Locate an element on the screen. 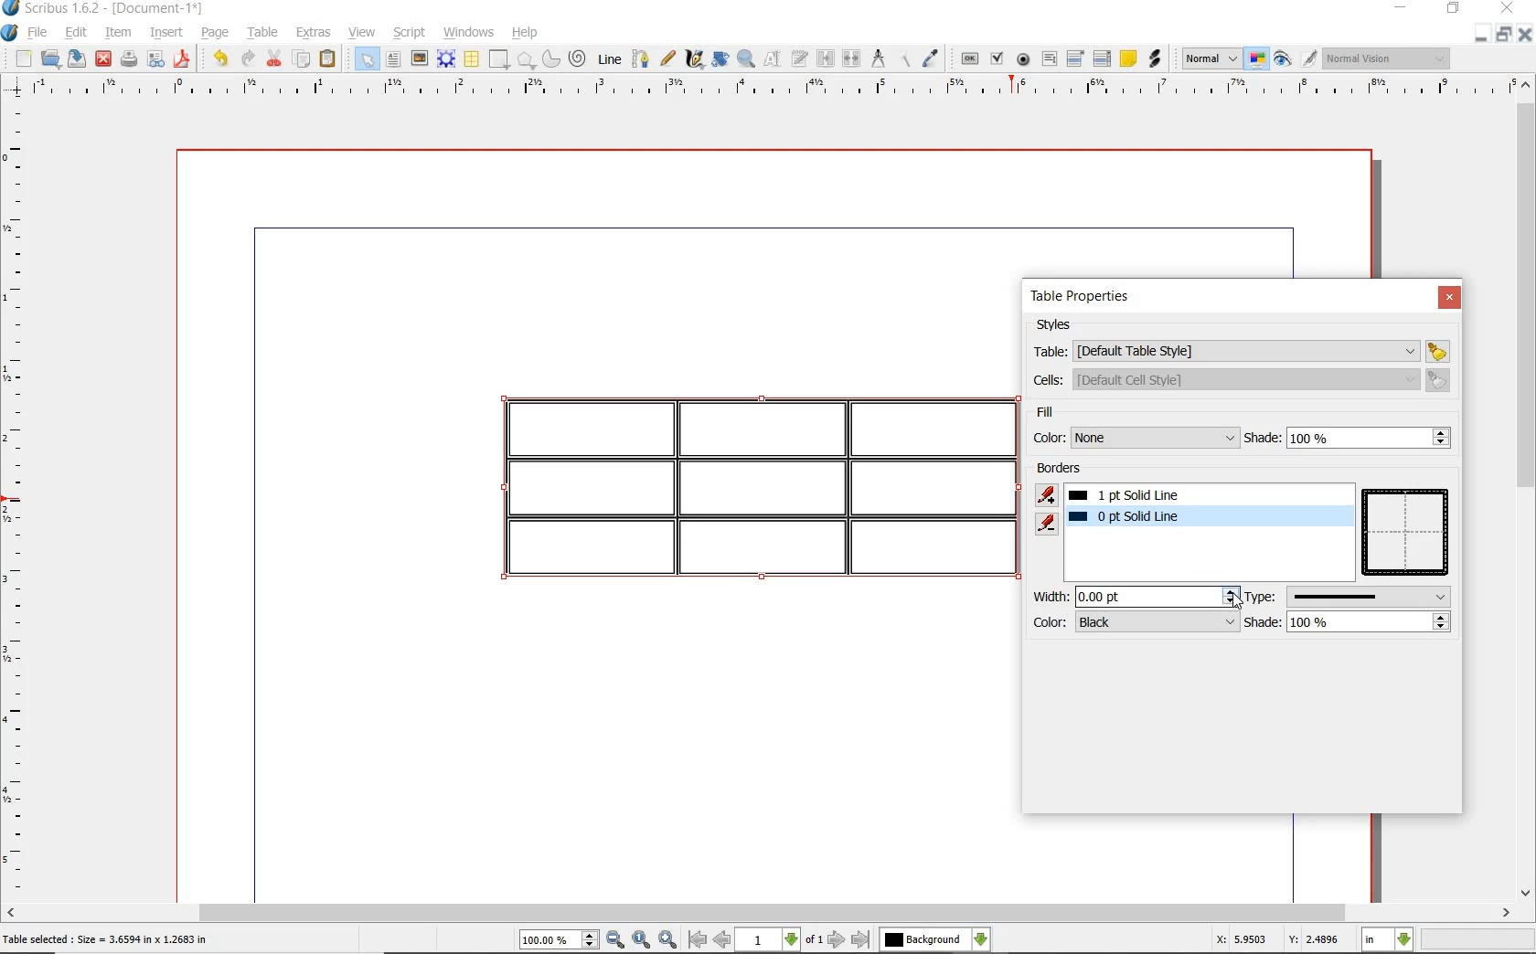  new is located at coordinates (22, 58).